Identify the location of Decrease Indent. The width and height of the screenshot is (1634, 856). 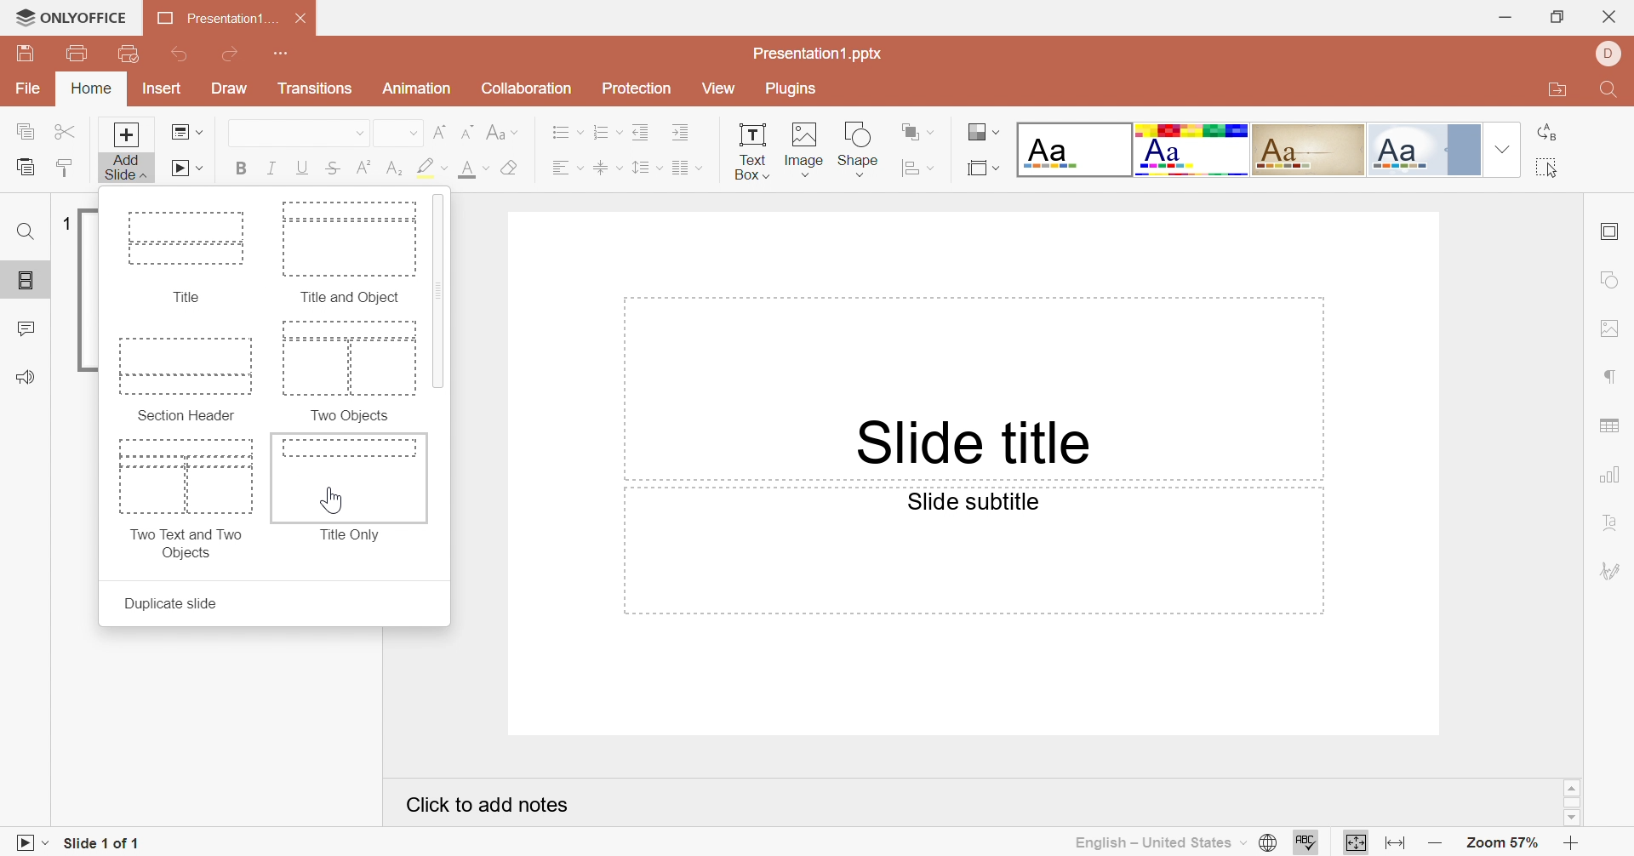
(643, 131).